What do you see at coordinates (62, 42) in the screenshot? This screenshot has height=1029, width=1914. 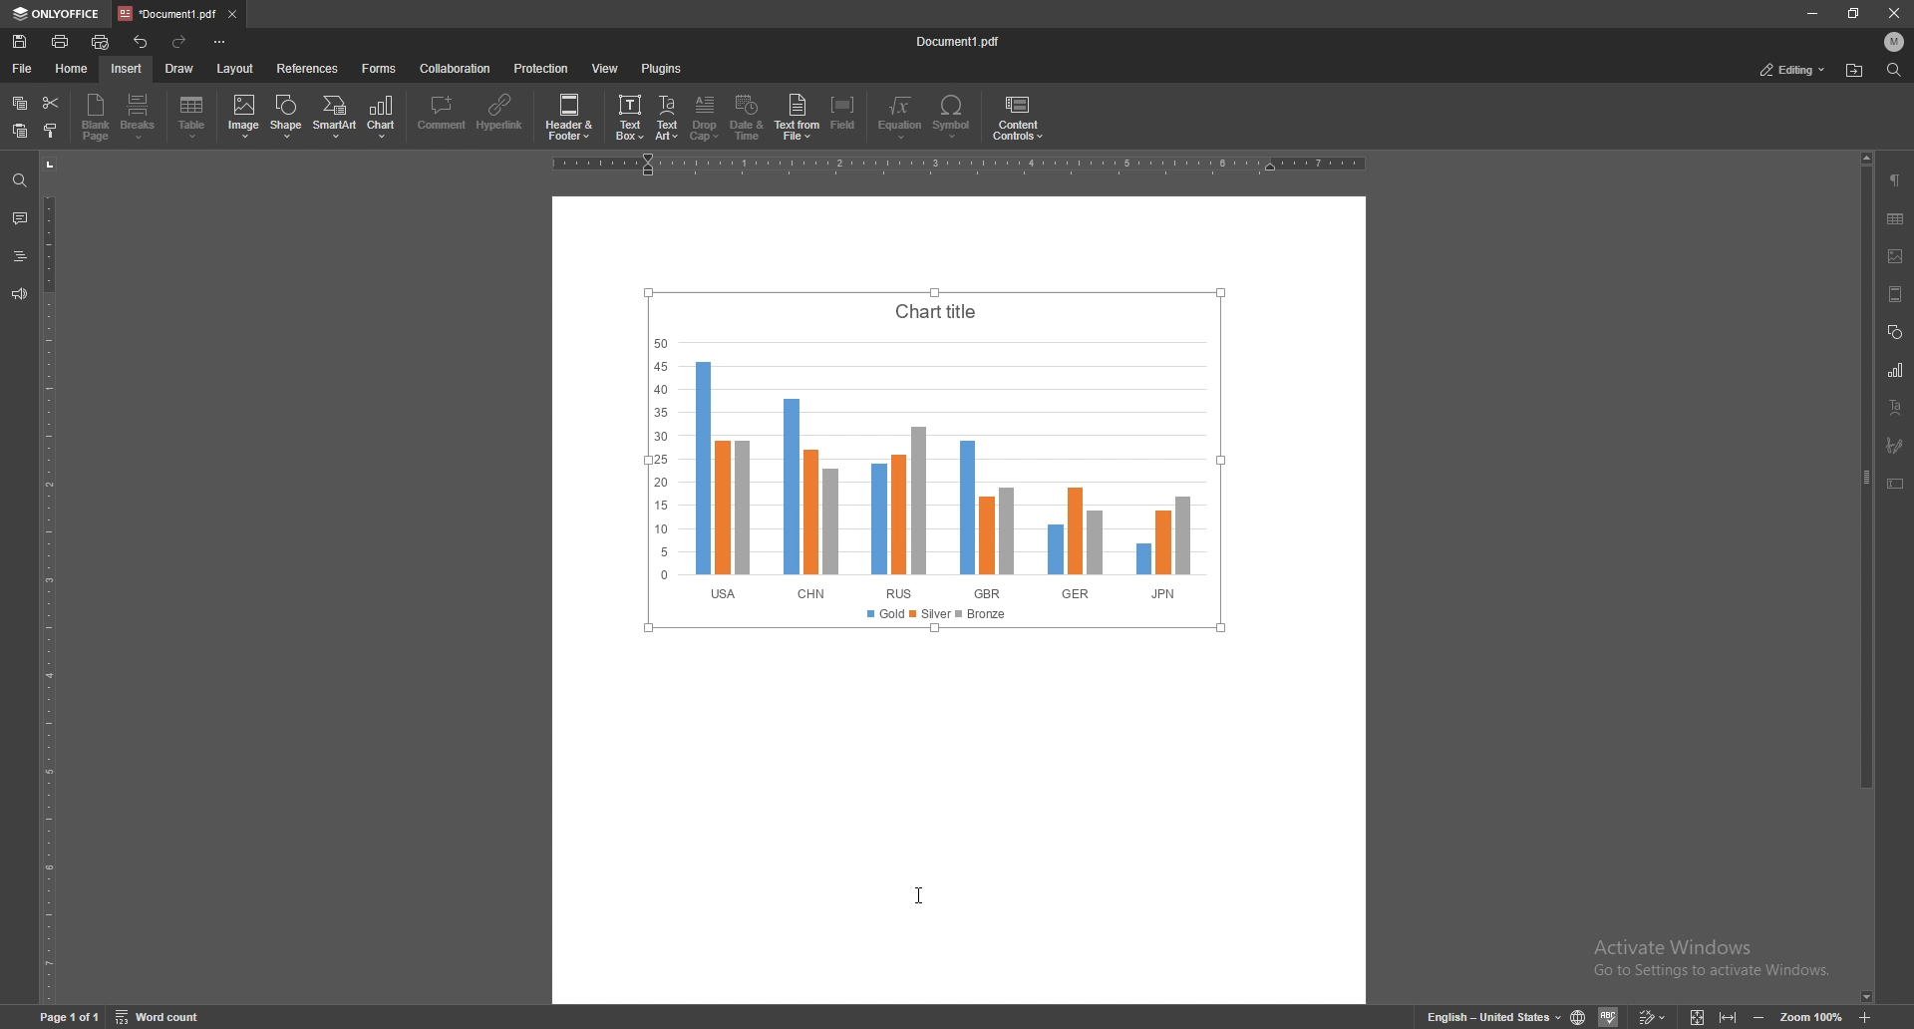 I see `print` at bounding box center [62, 42].